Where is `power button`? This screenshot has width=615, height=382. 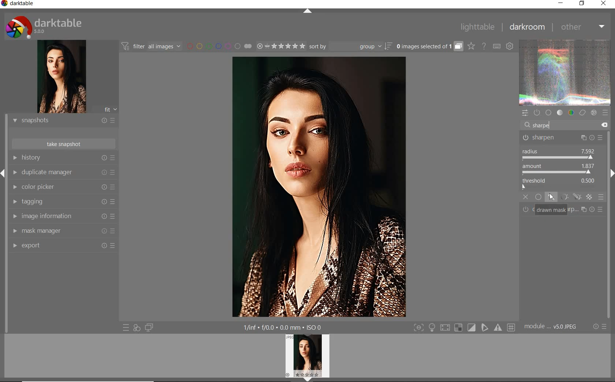 power button is located at coordinates (525, 210).